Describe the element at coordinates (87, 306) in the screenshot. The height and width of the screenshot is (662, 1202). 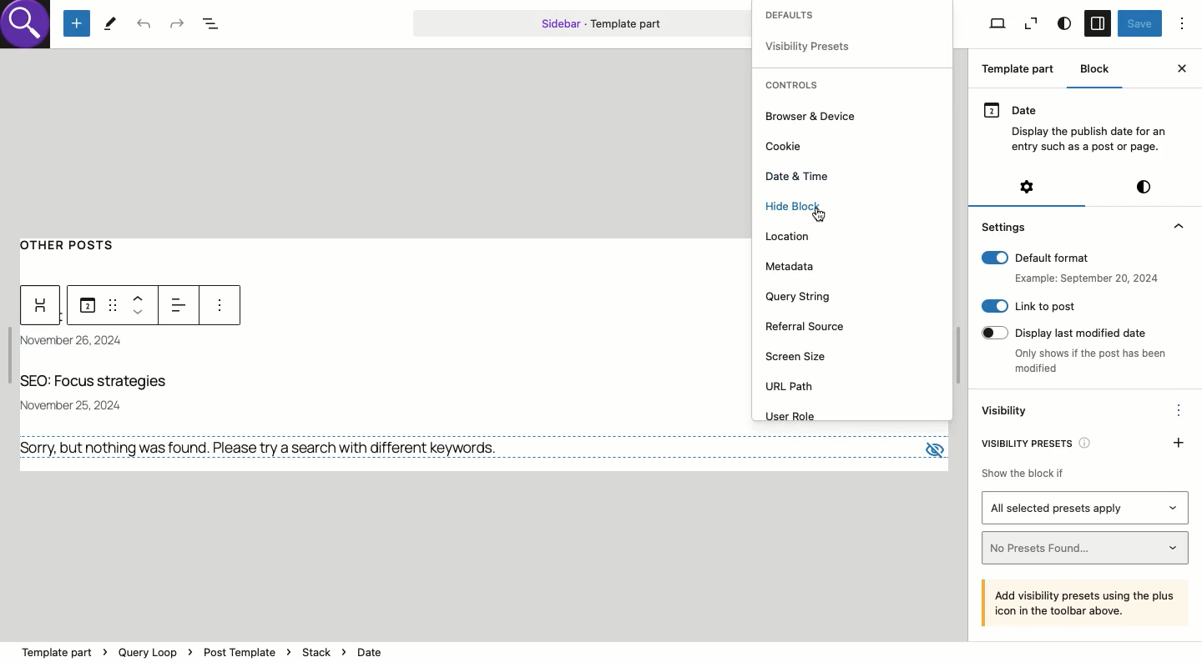
I see `Date` at that location.